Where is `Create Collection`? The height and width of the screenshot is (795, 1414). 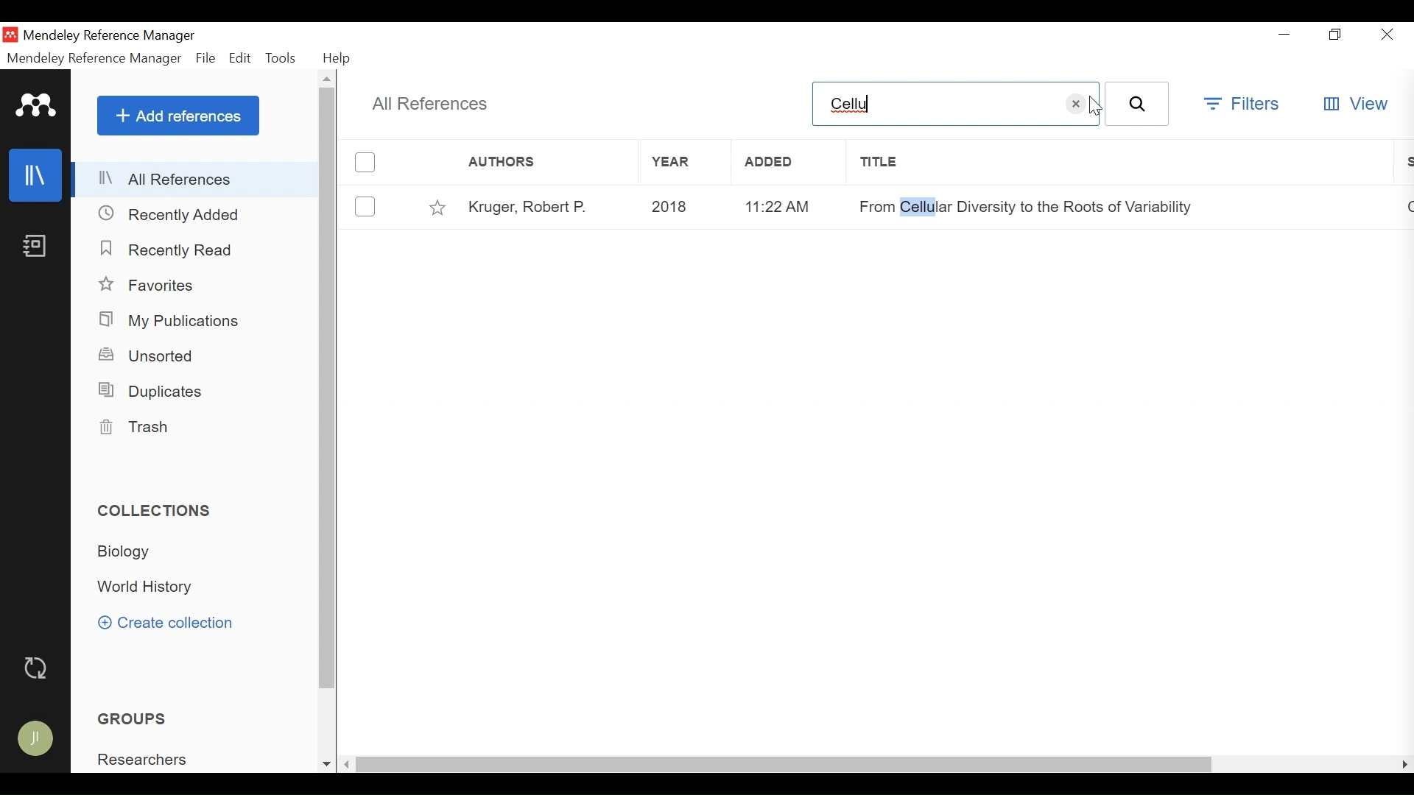 Create Collection is located at coordinates (165, 624).